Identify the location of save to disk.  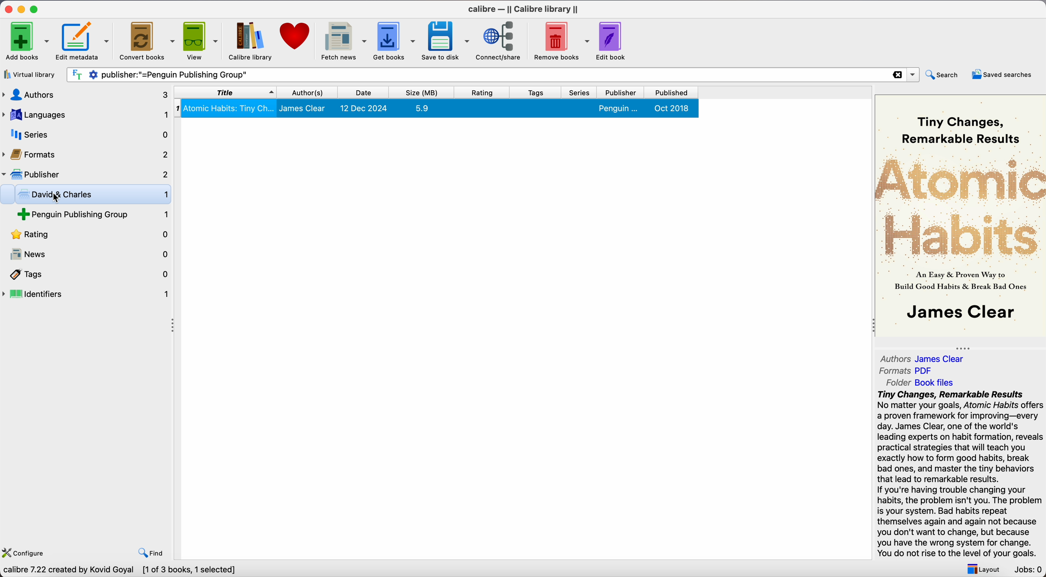
(446, 41).